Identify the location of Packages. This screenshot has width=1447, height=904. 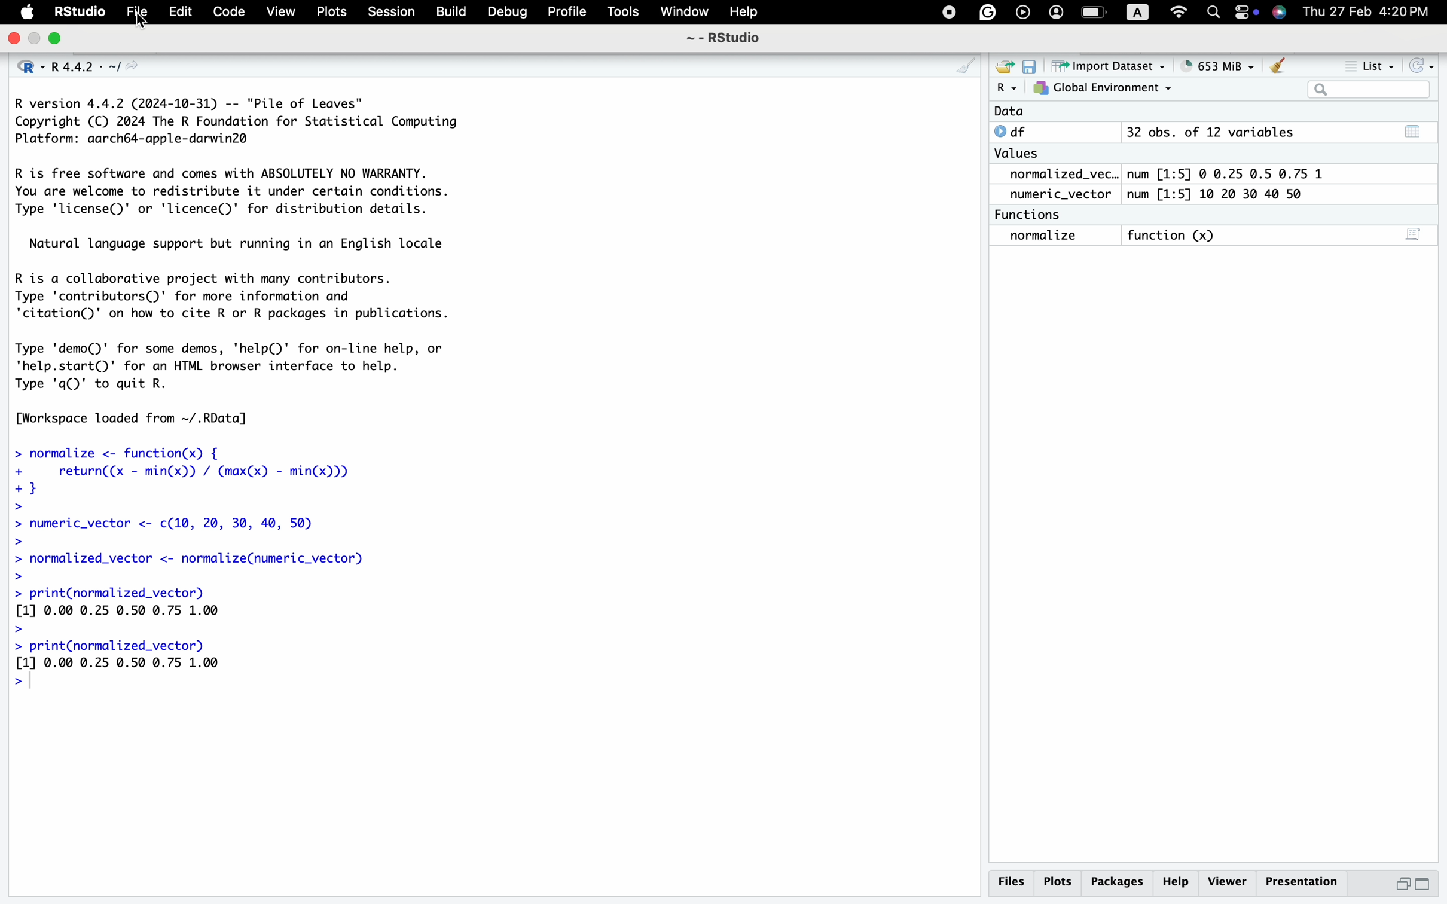
(1119, 881).